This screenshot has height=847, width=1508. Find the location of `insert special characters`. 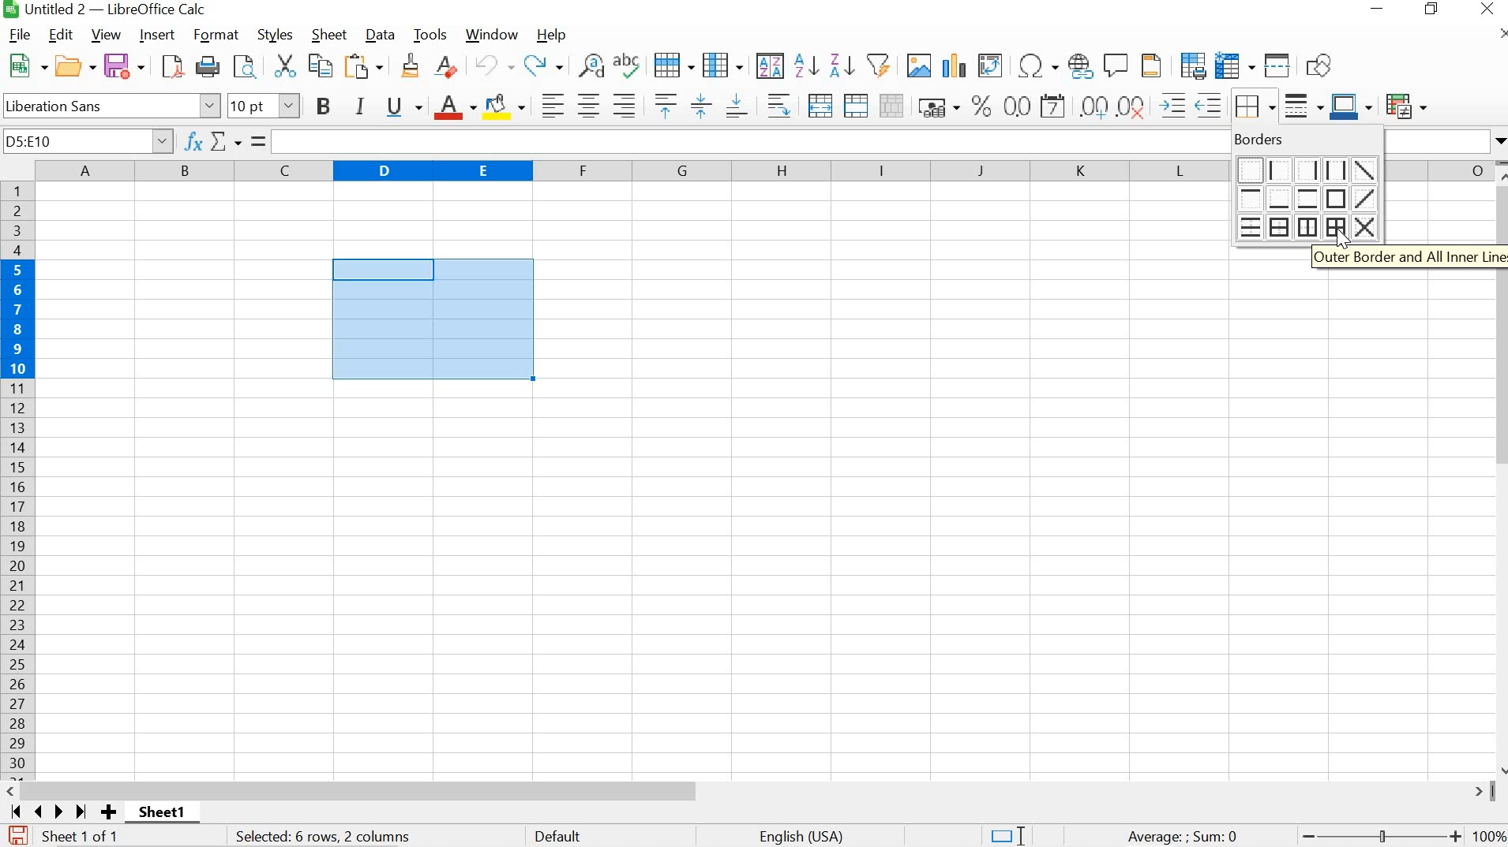

insert special characters is located at coordinates (1039, 64).